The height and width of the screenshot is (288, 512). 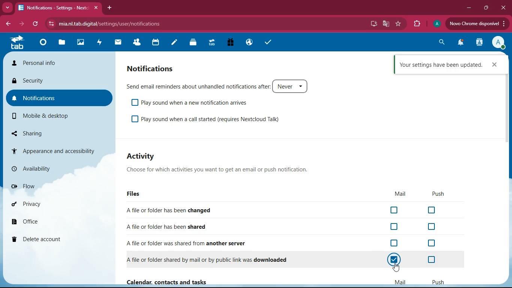 What do you see at coordinates (9, 25) in the screenshot?
I see `back` at bounding box center [9, 25].